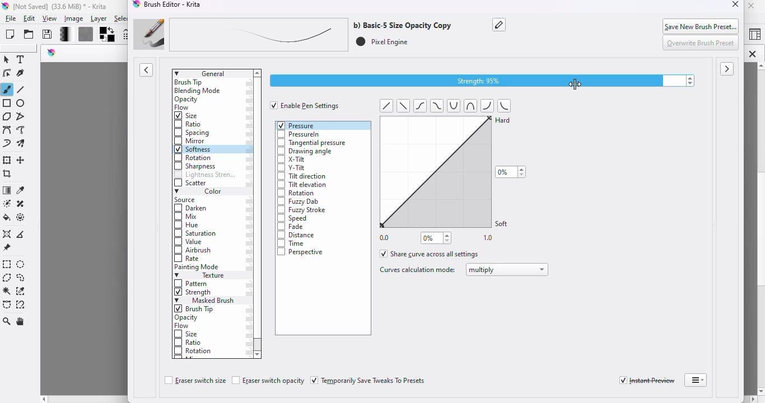 This screenshot has height=403, width=765. I want to click on cursor, so click(575, 86).